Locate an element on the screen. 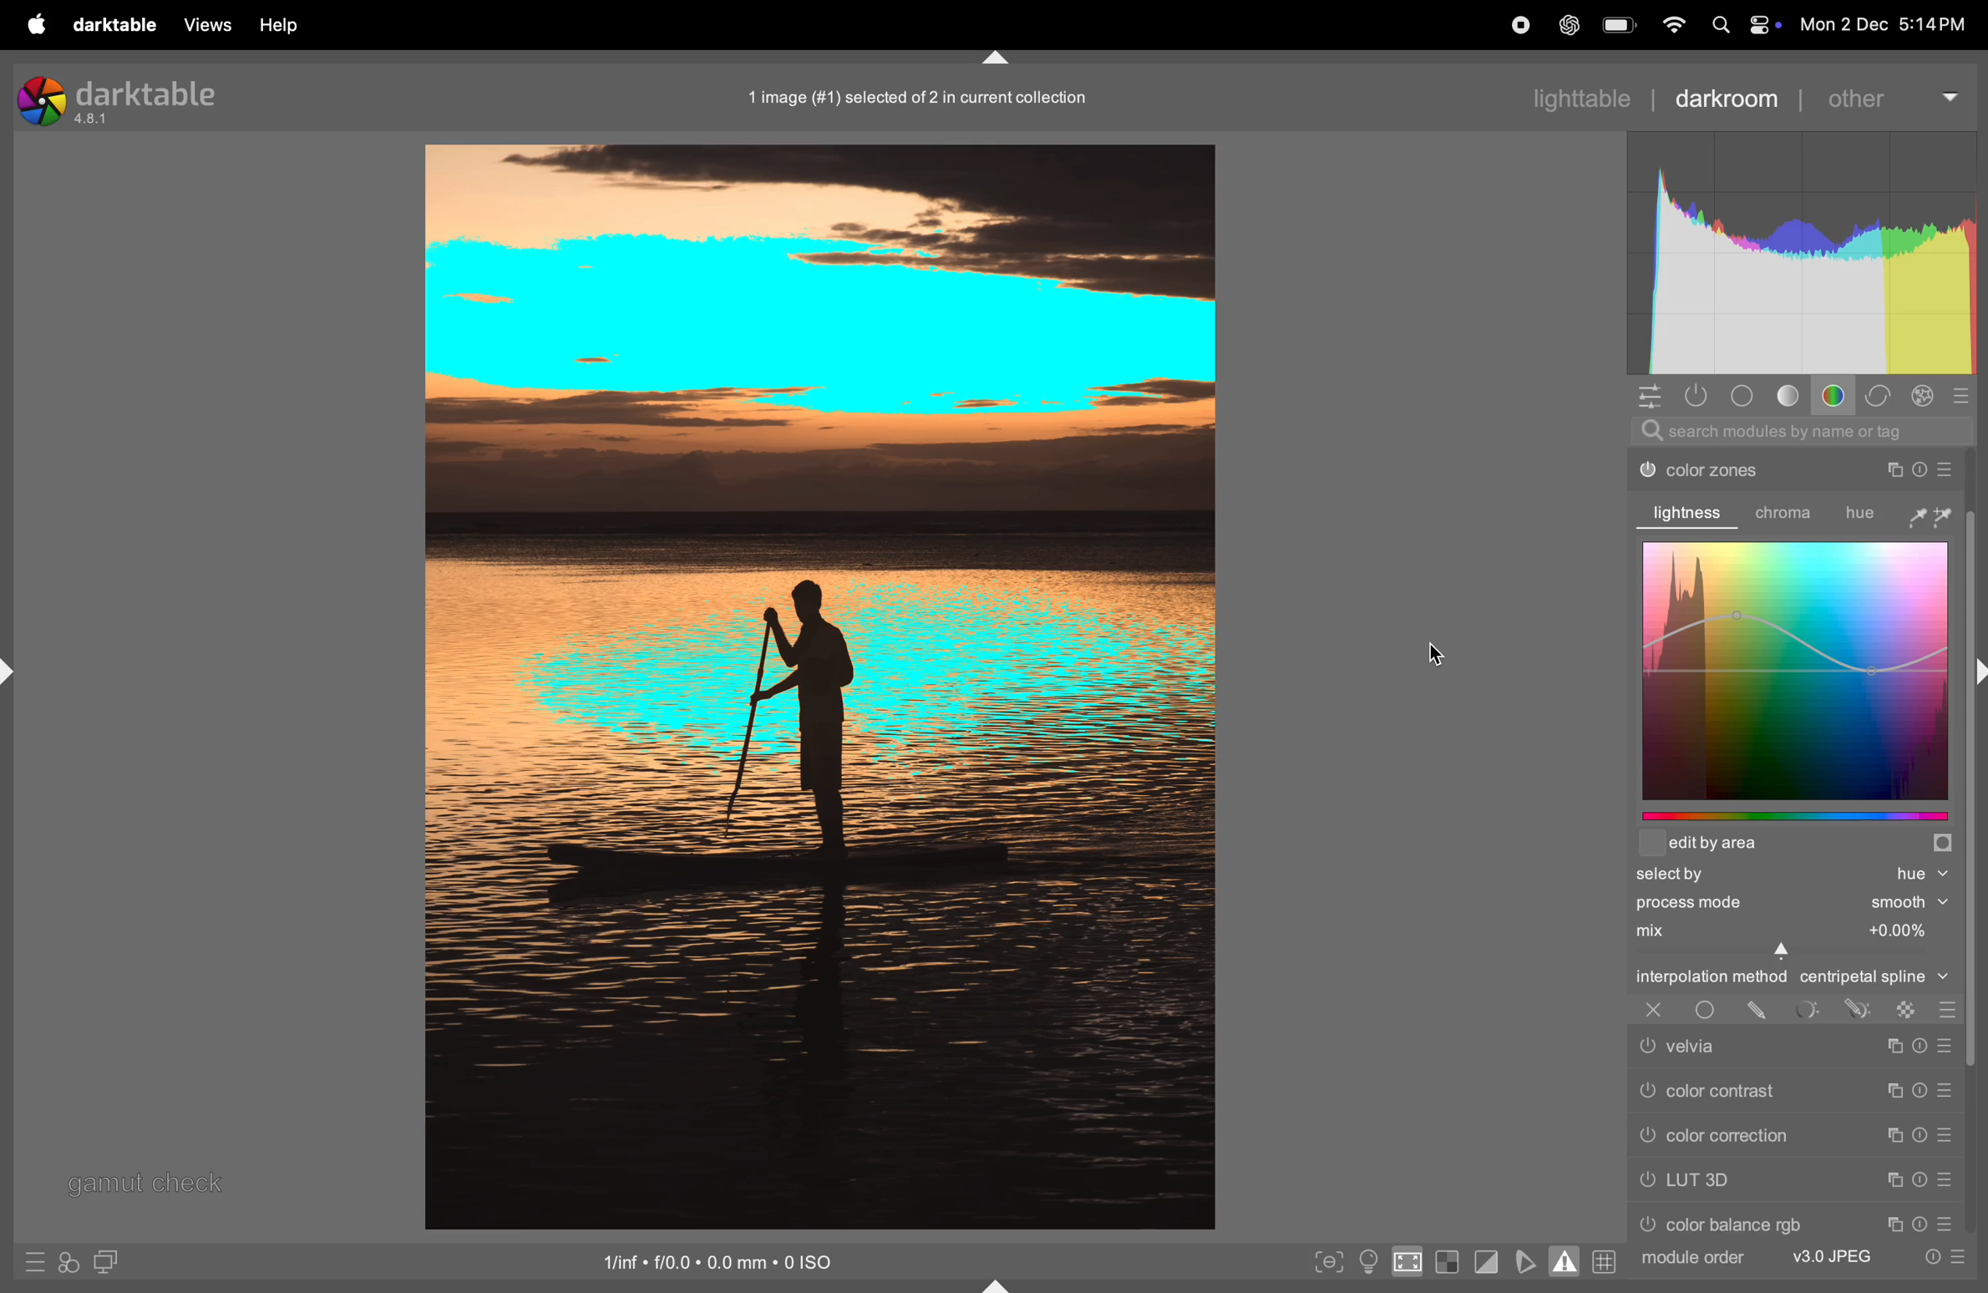 The height and width of the screenshot is (1293, 1988).  is located at coordinates (1788, 394).